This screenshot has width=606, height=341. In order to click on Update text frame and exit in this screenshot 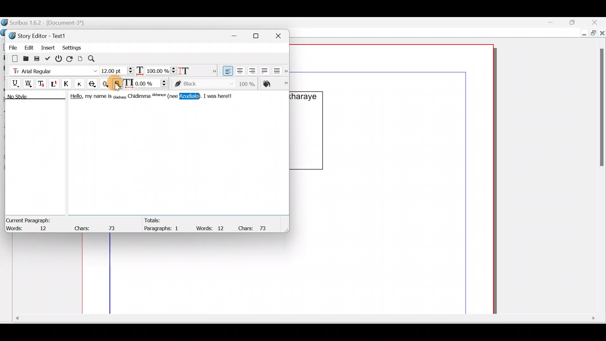, I will do `click(49, 57)`.